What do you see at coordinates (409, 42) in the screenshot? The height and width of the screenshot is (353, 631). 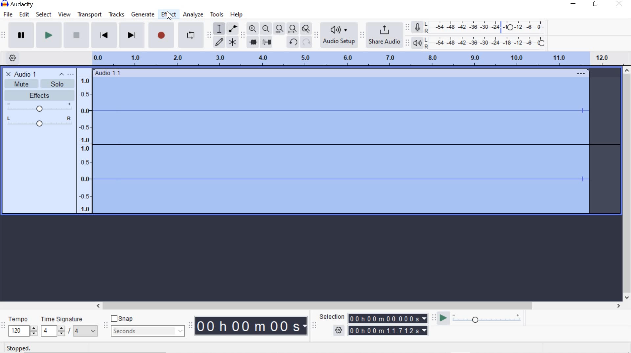 I see `Playback meter toolbar` at bounding box center [409, 42].